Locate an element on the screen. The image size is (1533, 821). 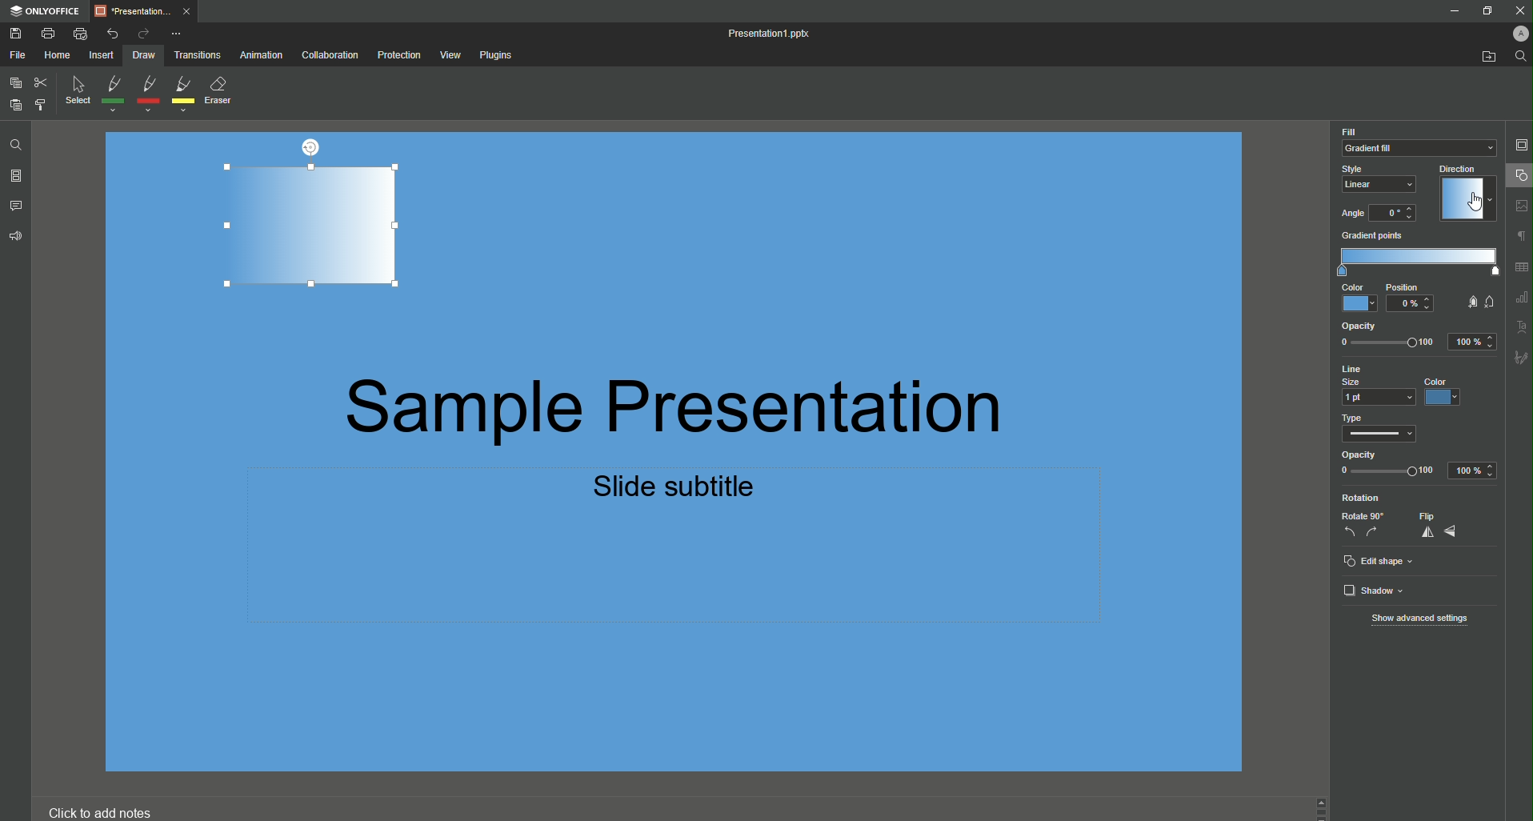
Style is located at coordinates (1375, 178).